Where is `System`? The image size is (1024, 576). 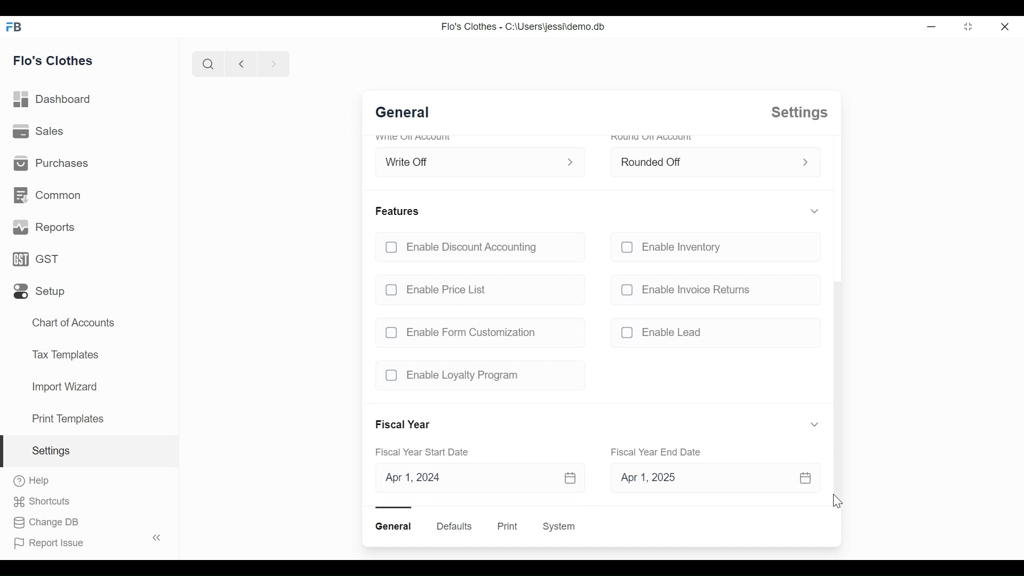
System is located at coordinates (561, 526).